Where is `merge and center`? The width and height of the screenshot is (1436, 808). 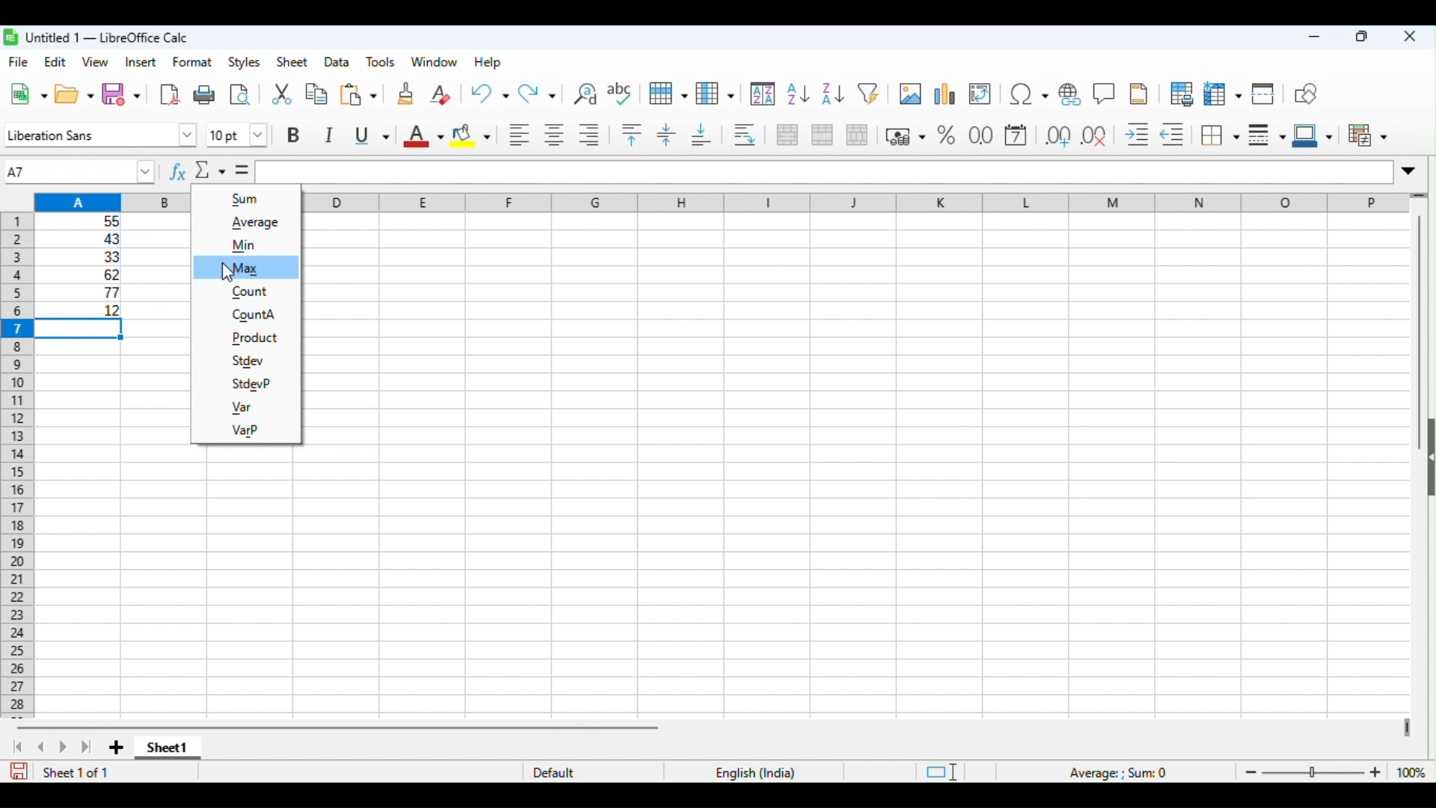 merge and center is located at coordinates (787, 134).